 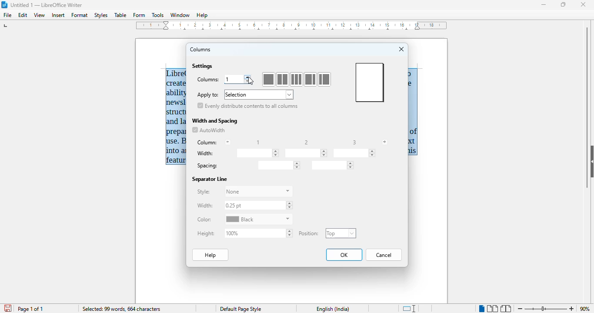 What do you see at coordinates (215, 121) in the screenshot?
I see `width and spacing` at bounding box center [215, 121].